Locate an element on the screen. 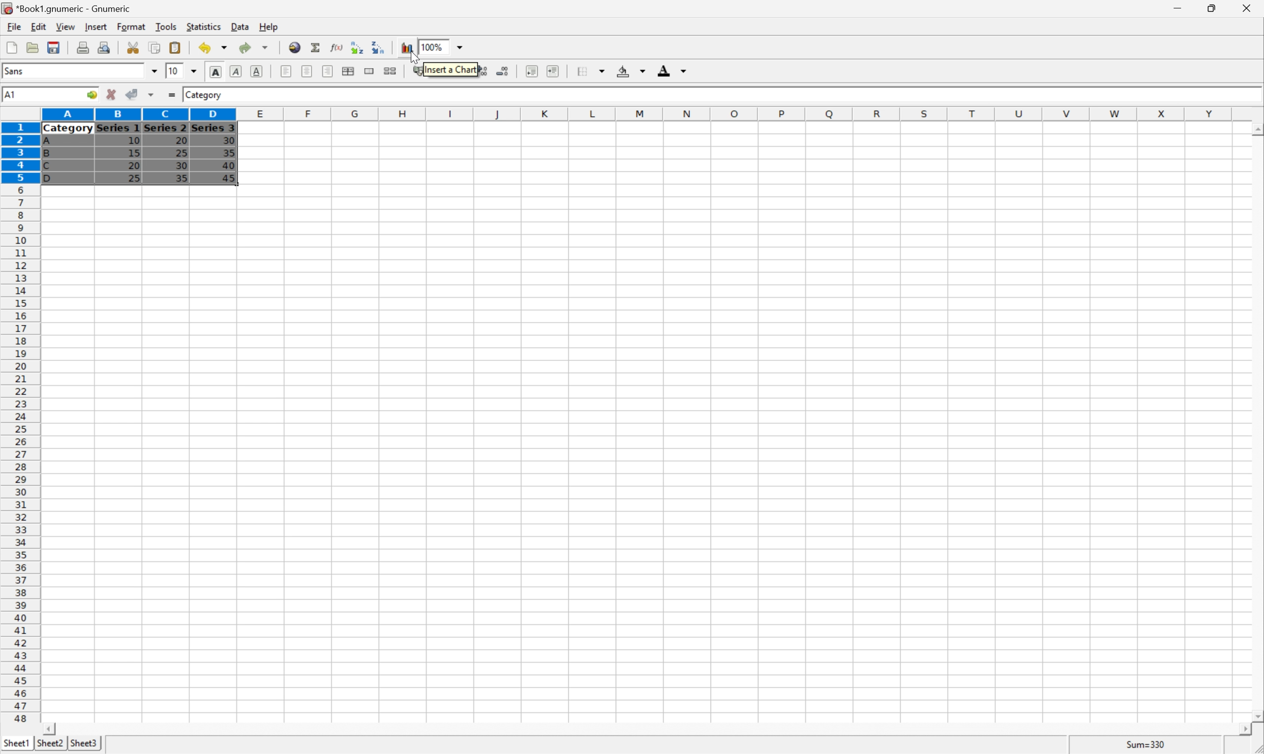  Align Left is located at coordinates (285, 69).